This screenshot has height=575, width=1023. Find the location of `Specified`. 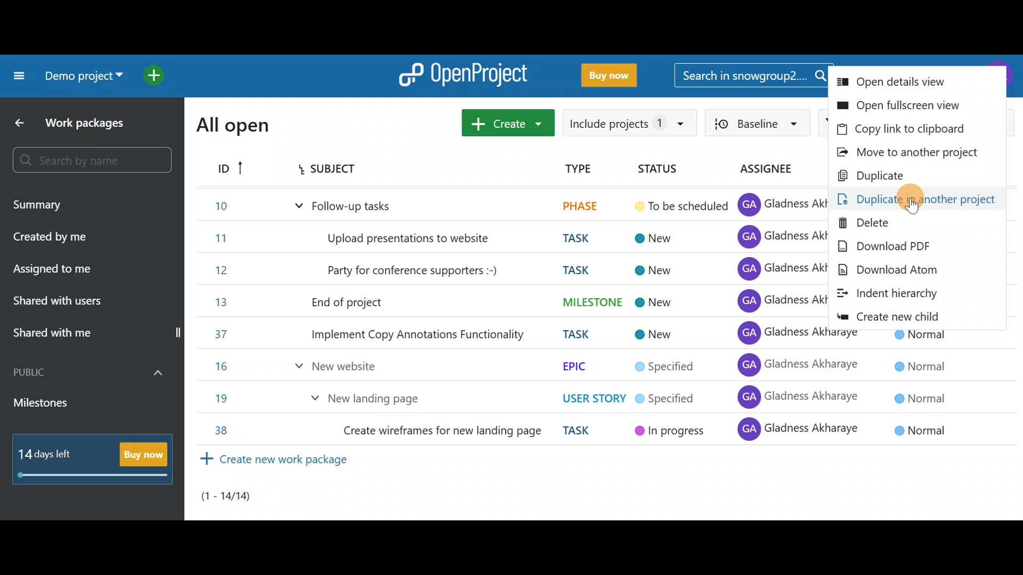

Specified is located at coordinates (667, 397).